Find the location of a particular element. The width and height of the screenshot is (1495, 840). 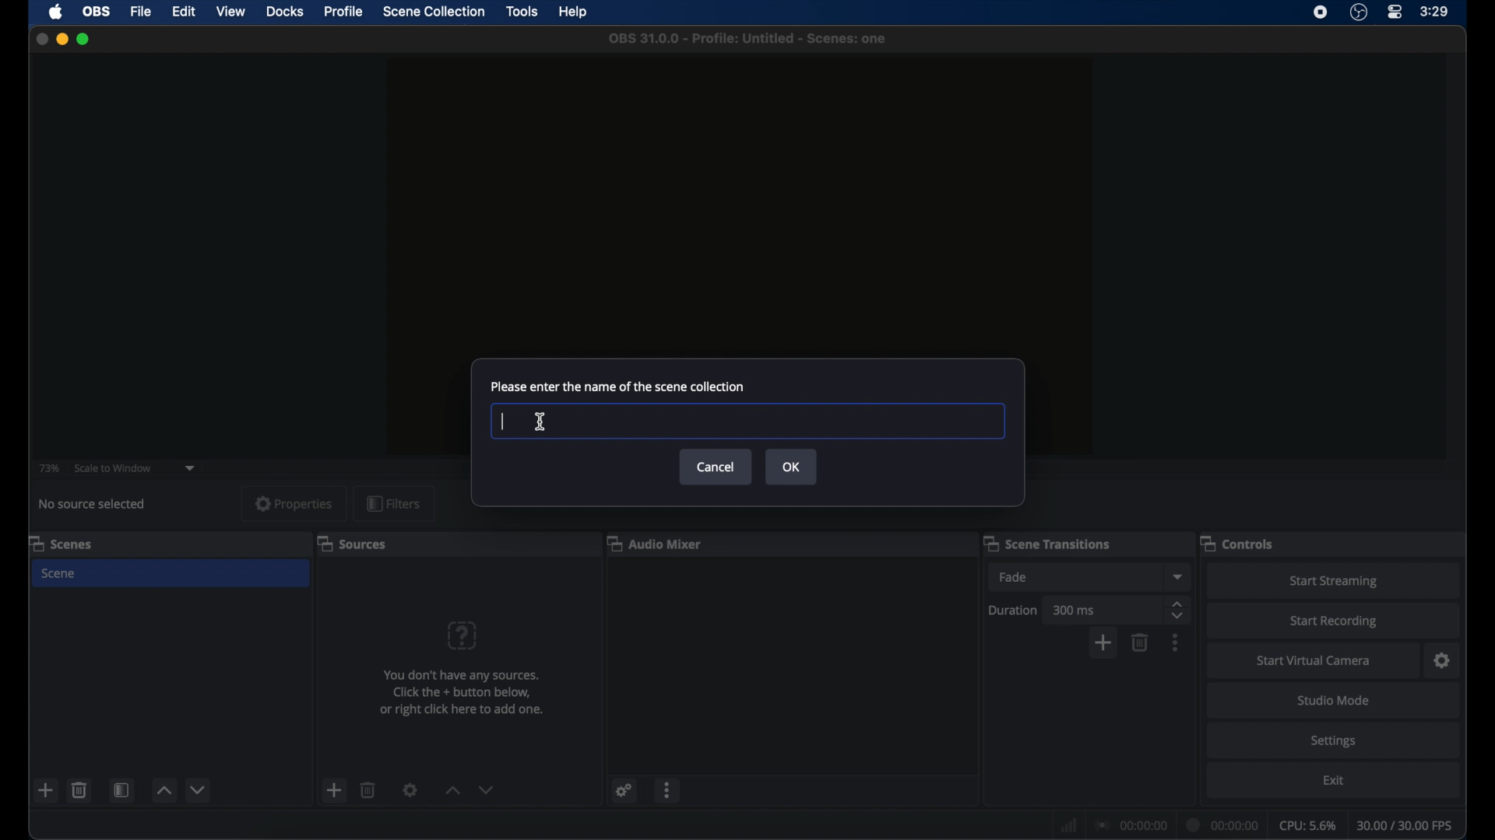

profile is located at coordinates (344, 11).